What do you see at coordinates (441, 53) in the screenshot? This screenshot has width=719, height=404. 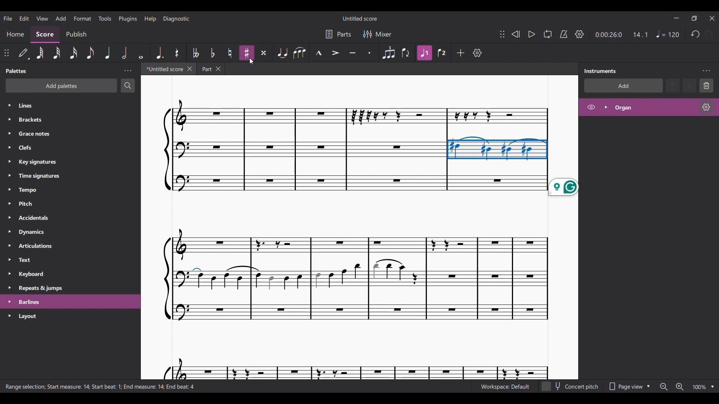 I see `Voice 2` at bounding box center [441, 53].